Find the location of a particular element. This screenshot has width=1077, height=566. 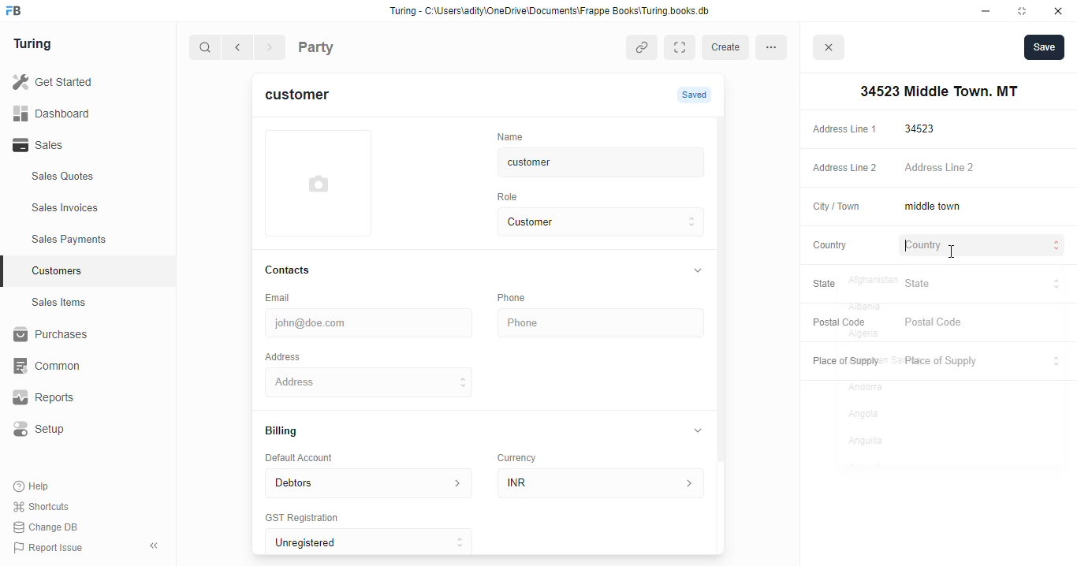

INR is located at coordinates (604, 482).